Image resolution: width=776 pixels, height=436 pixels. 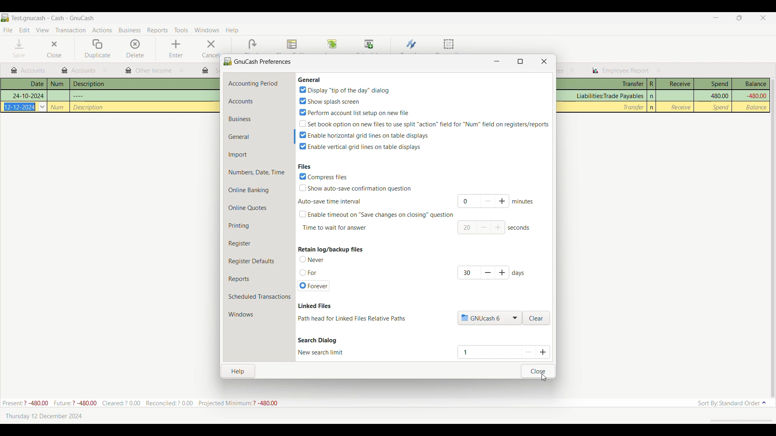 I want to click on min, so click(x=524, y=201).